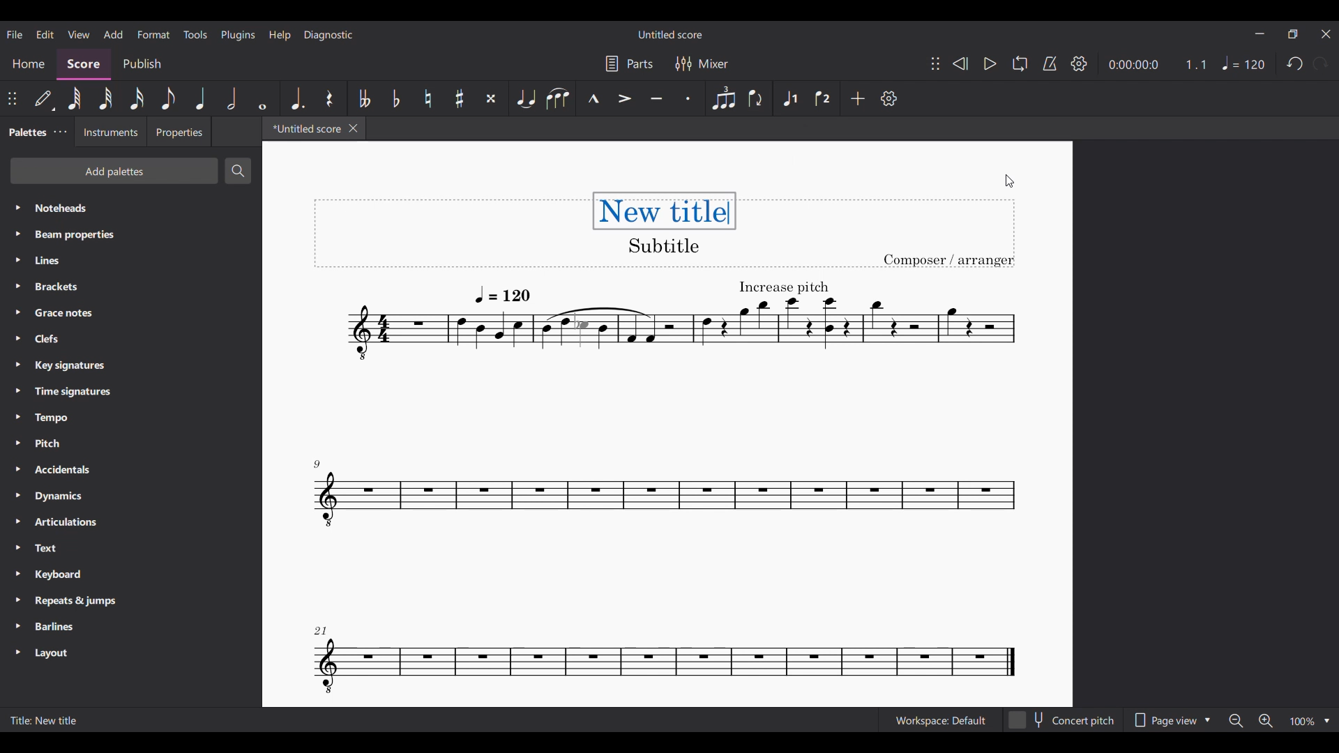 The height and width of the screenshot is (753, 1339). I want to click on Loop playback, so click(1020, 63).